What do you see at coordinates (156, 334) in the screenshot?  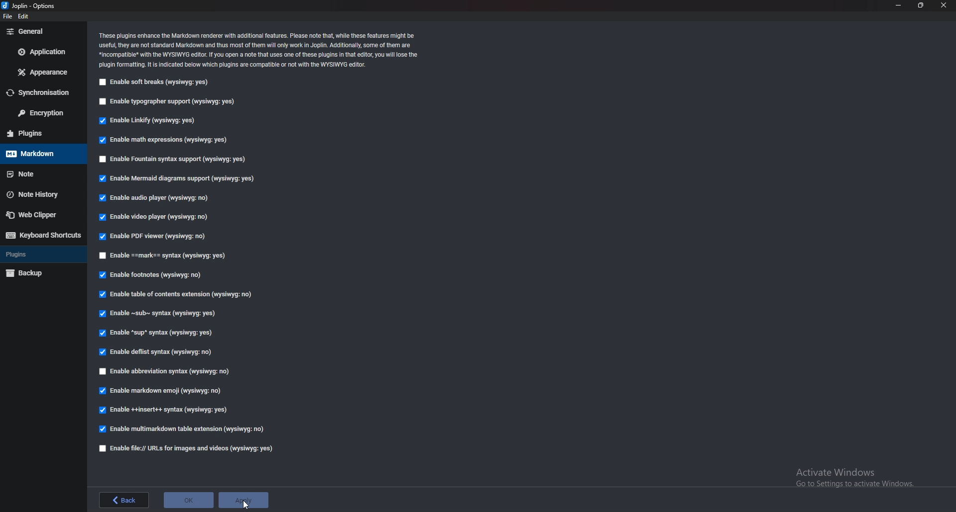 I see `enable sup syntax` at bounding box center [156, 334].